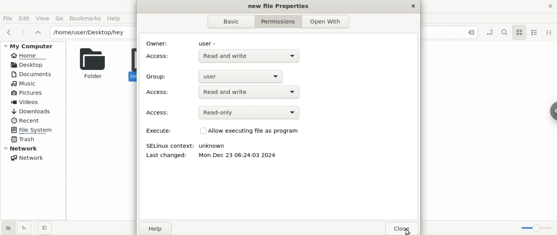 This screenshot has width=557, height=235. I want to click on sidebar, so click(552, 110).